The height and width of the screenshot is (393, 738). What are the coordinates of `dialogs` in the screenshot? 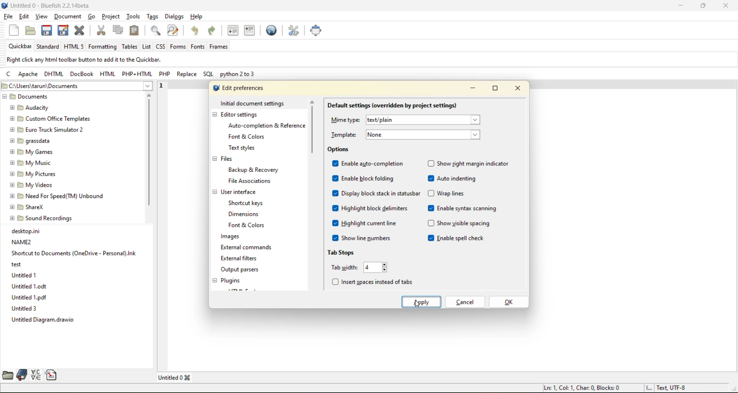 It's located at (175, 16).